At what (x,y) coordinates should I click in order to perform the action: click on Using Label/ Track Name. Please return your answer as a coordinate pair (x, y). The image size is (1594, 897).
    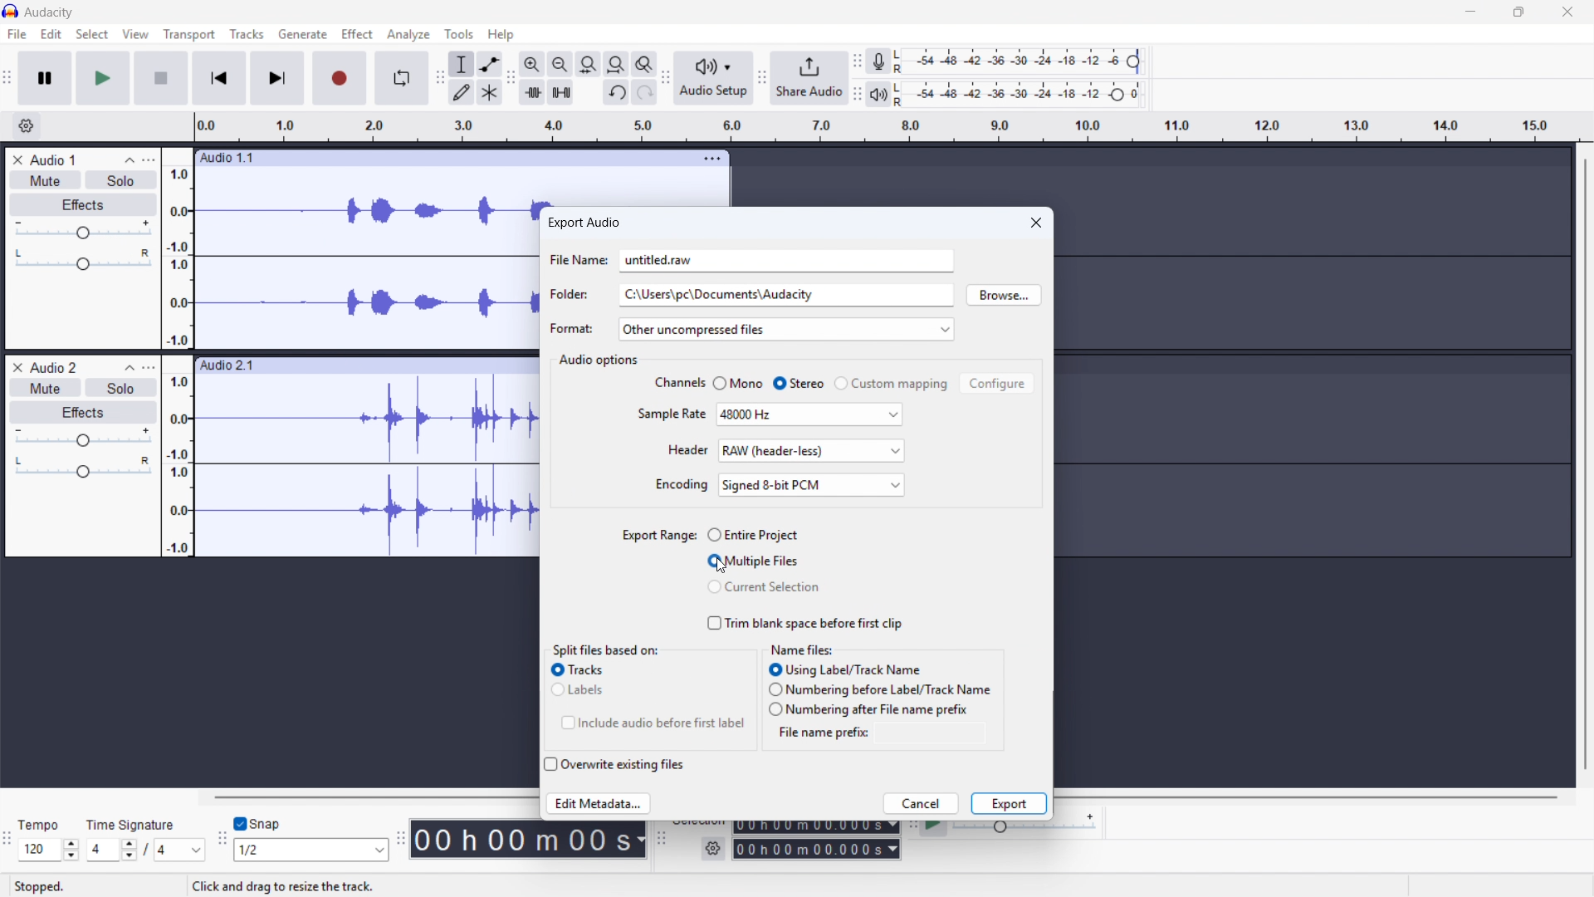
    Looking at the image, I should click on (845, 669).